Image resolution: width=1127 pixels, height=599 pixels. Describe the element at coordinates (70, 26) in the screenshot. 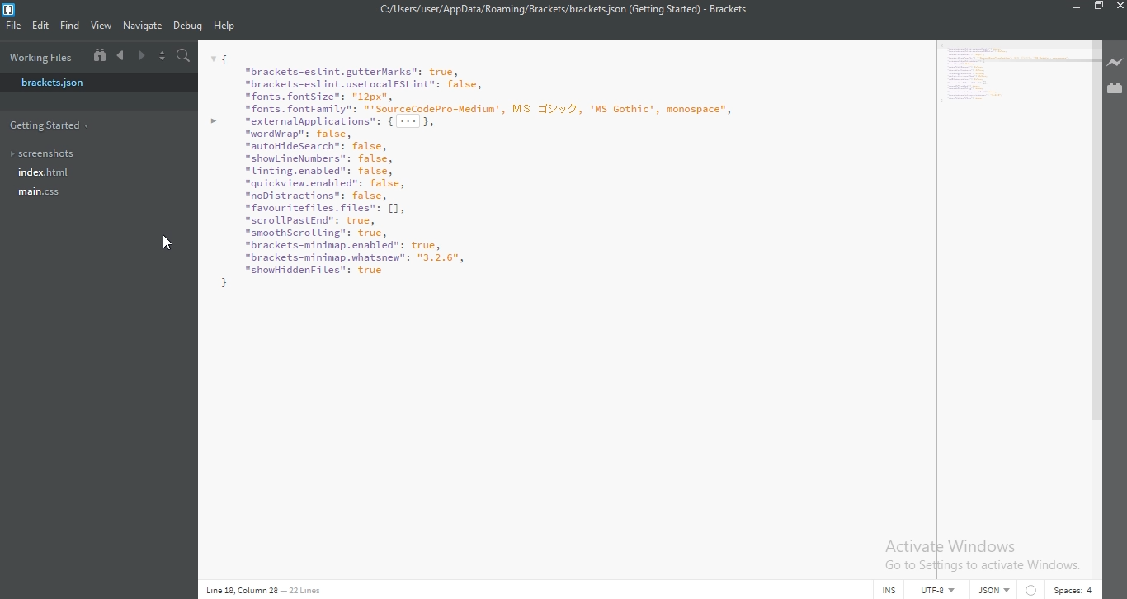

I see `Find` at that location.